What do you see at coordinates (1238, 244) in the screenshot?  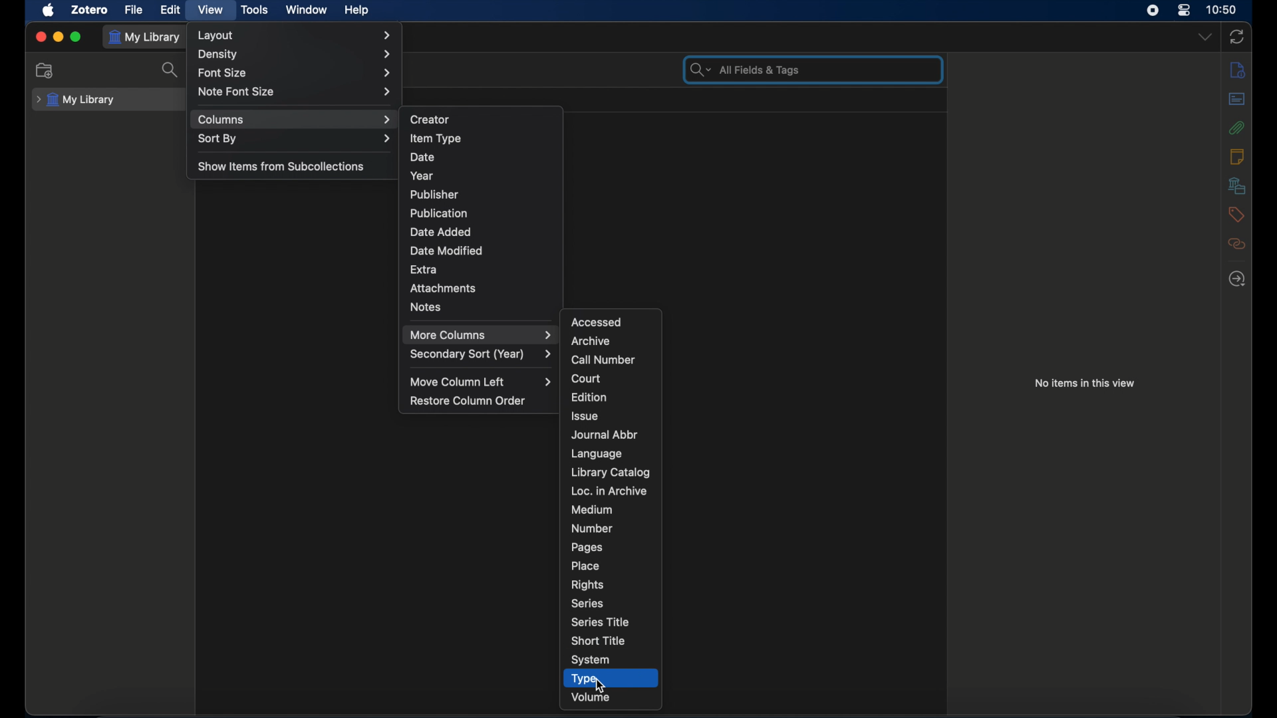 I see `related` at bounding box center [1238, 244].